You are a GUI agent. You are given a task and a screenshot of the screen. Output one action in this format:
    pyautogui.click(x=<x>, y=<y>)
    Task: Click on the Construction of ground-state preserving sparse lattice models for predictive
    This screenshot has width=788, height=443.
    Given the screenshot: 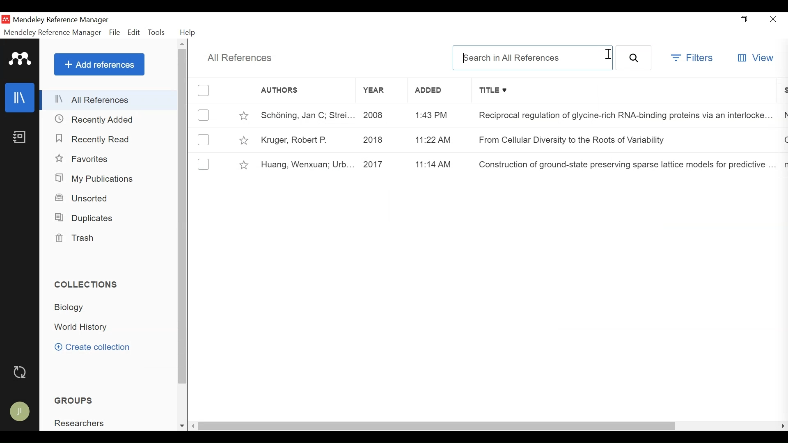 What is the action you would take?
    pyautogui.click(x=623, y=162)
    